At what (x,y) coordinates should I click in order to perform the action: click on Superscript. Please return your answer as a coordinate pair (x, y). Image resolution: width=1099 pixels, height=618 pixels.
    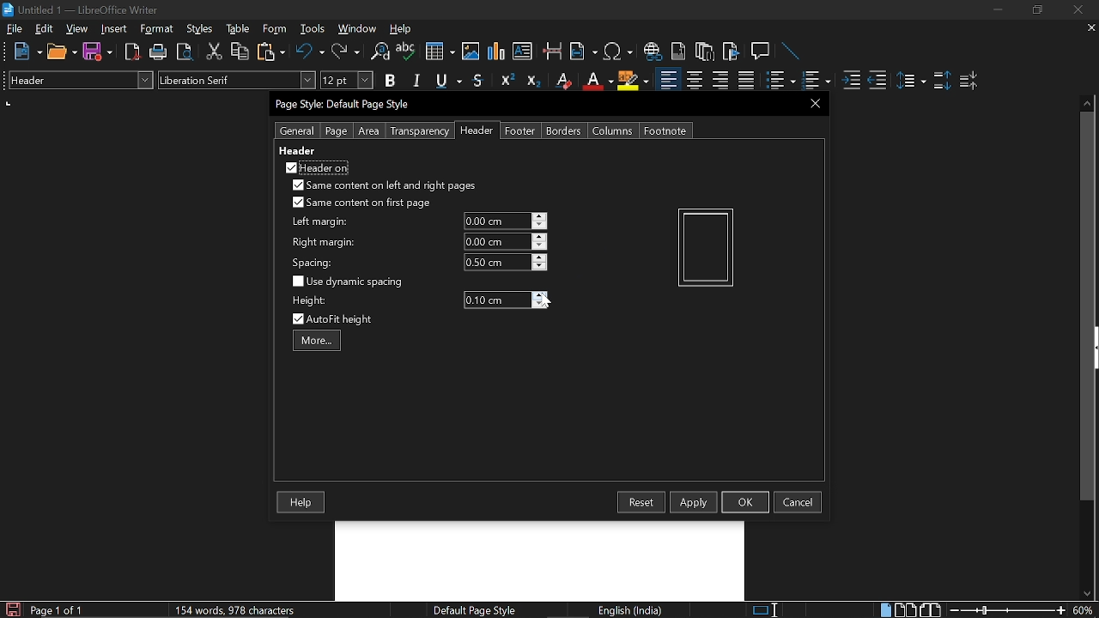
    Looking at the image, I should click on (505, 81).